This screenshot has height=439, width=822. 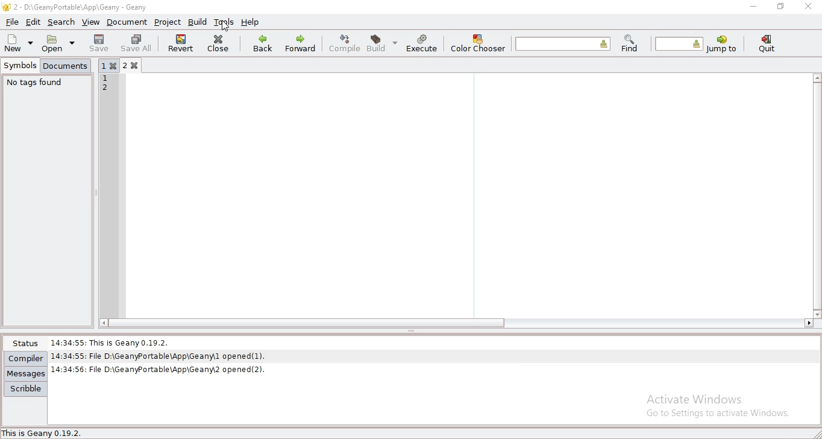 I want to click on This is Geany 0.19.2, so click(x=46, y=433).